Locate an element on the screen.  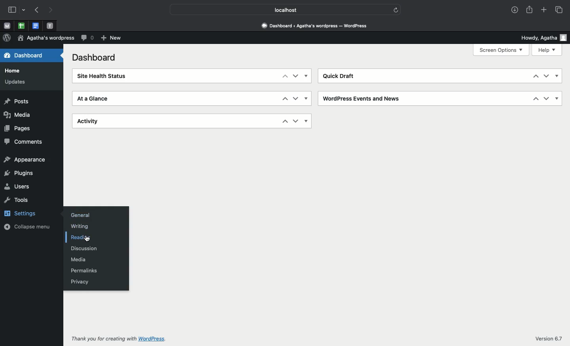
Up is located at coordinates (535, 99).